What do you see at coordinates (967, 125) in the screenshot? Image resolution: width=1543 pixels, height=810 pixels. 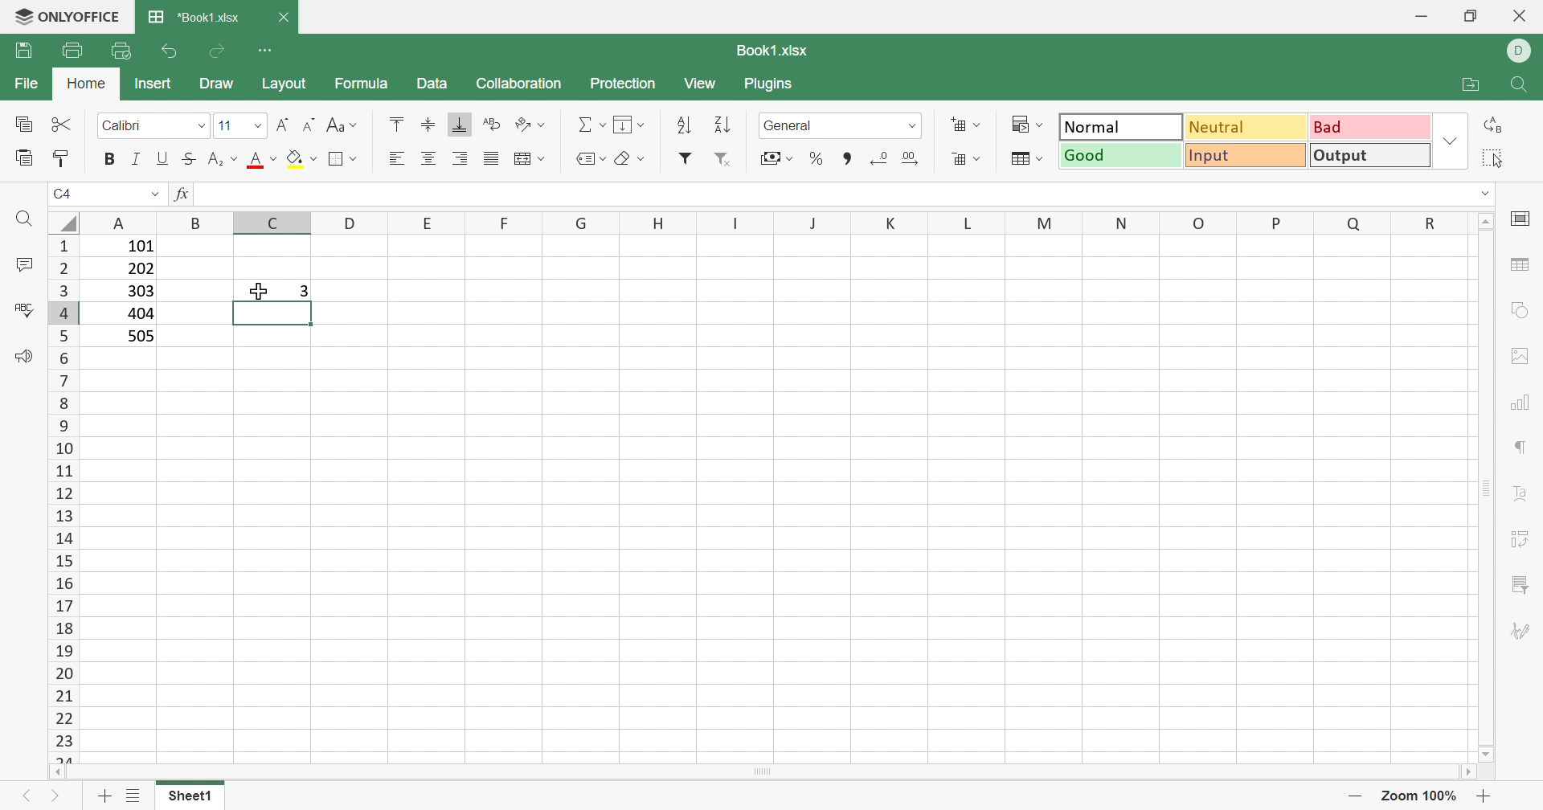 I see `Insert cells` at bounding box center [967, 125].